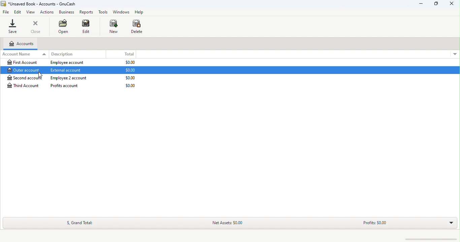  Describe the element at coordinates (453, 53) in the screenshot. I see `more options` at that location.